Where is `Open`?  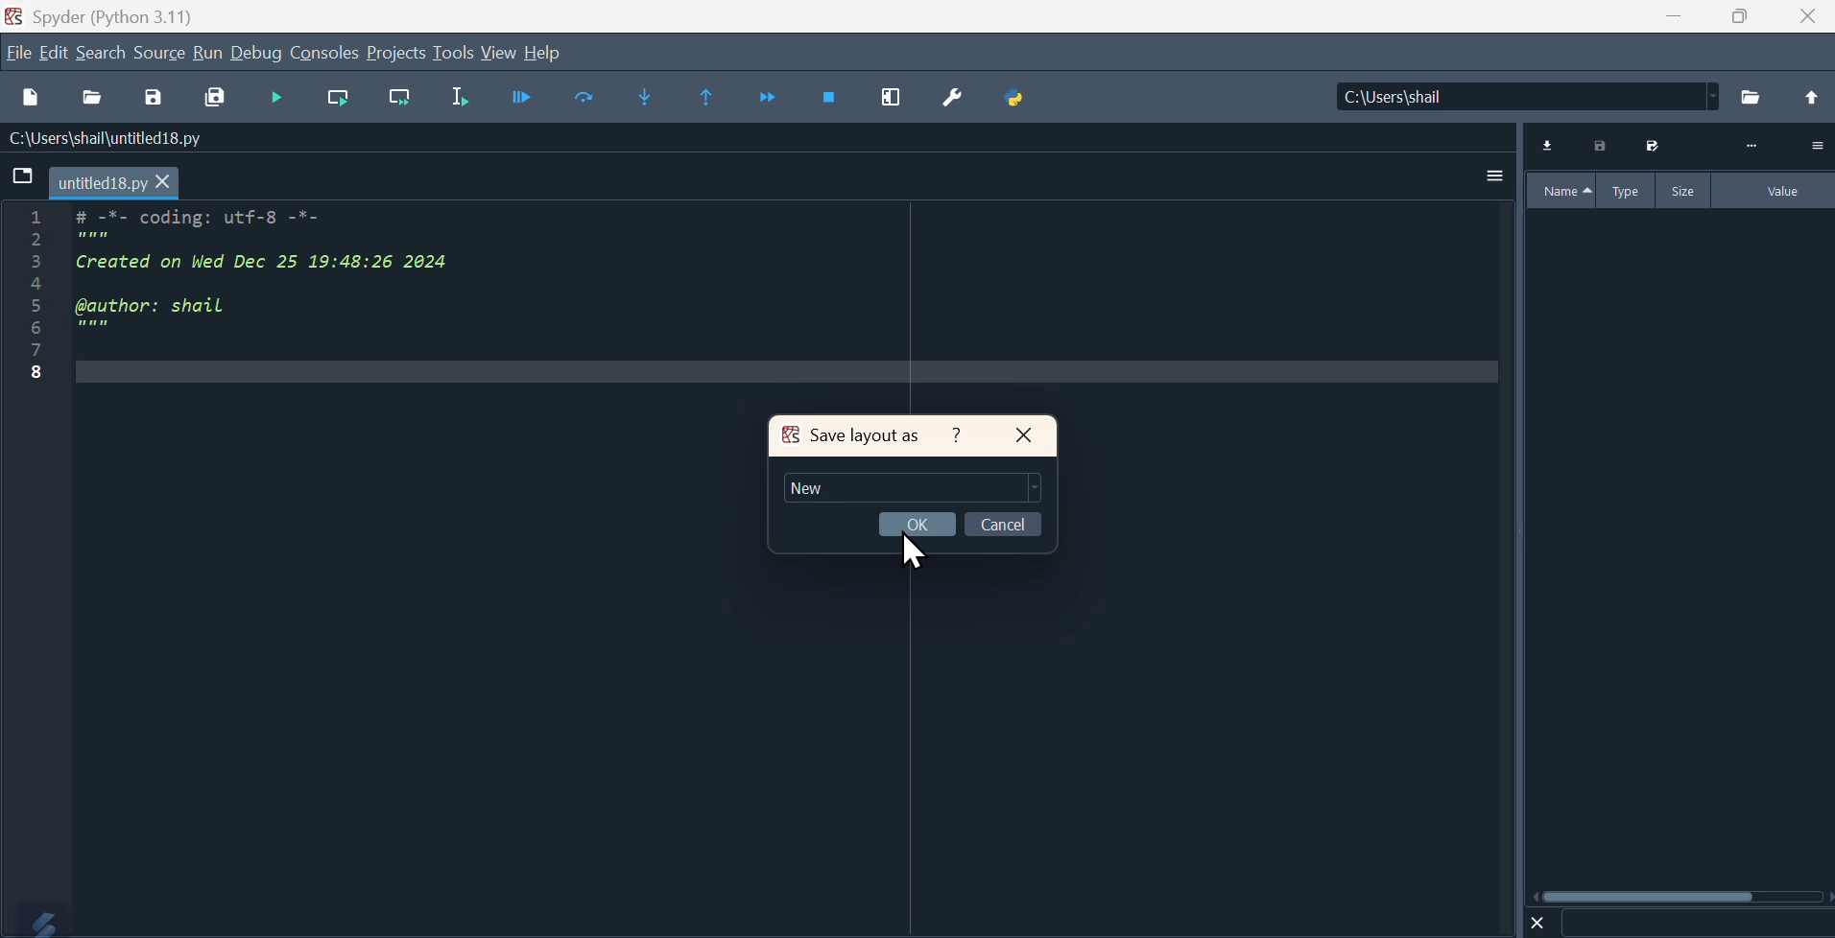
Open is located at coordinates (95, 100).